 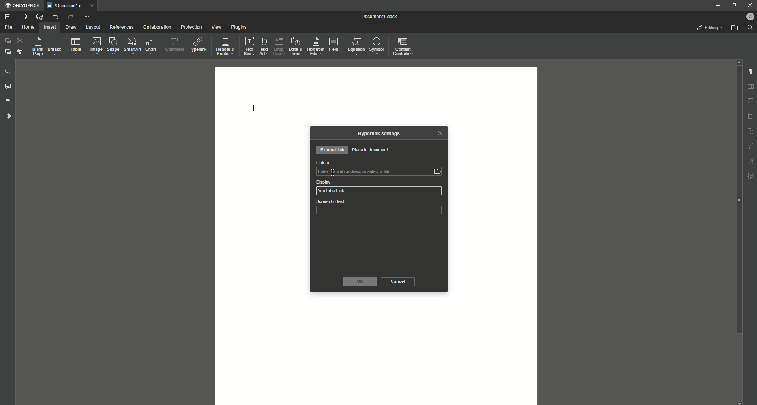 I want to click on Text Art settings, so click(x=751, y=161).